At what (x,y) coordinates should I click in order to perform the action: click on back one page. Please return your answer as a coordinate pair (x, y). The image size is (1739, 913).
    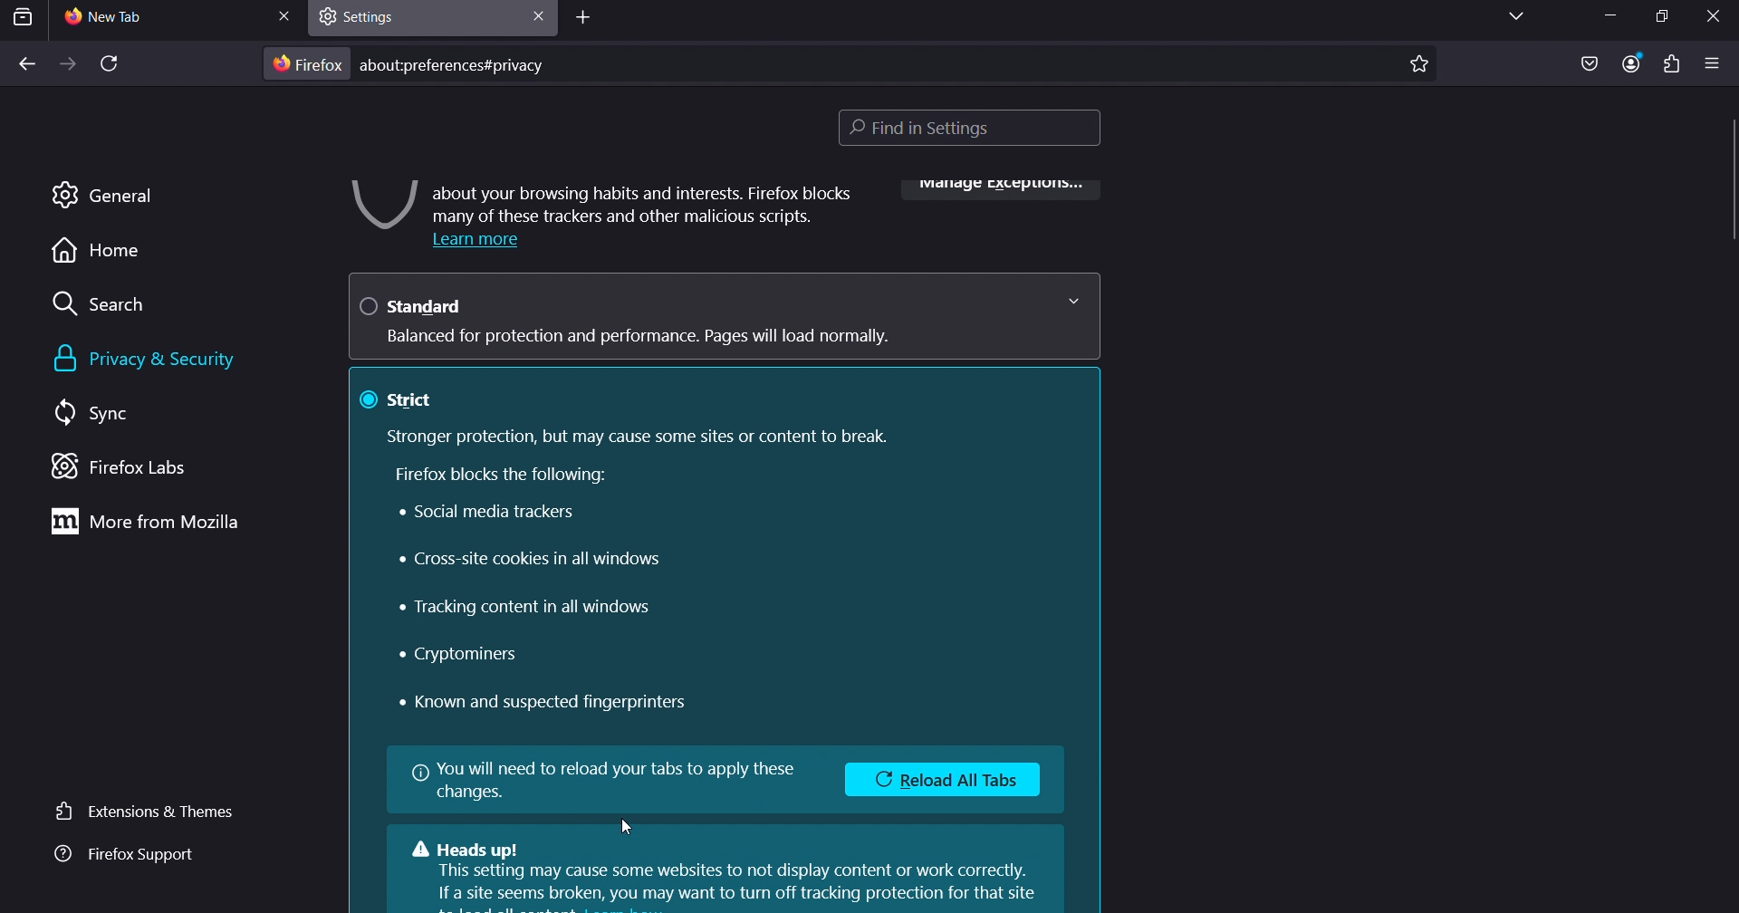
    Looking at the image, I should click on (26, 65).